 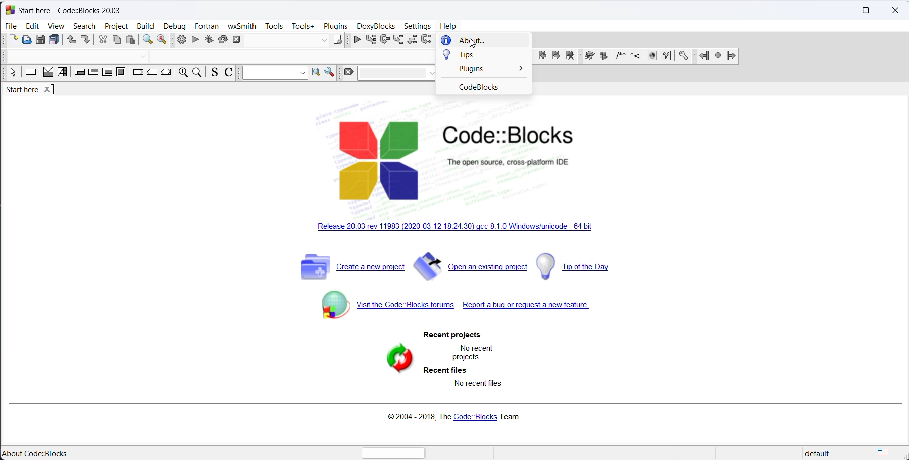 I want to click on HTML help, so click(x=668, y=57).